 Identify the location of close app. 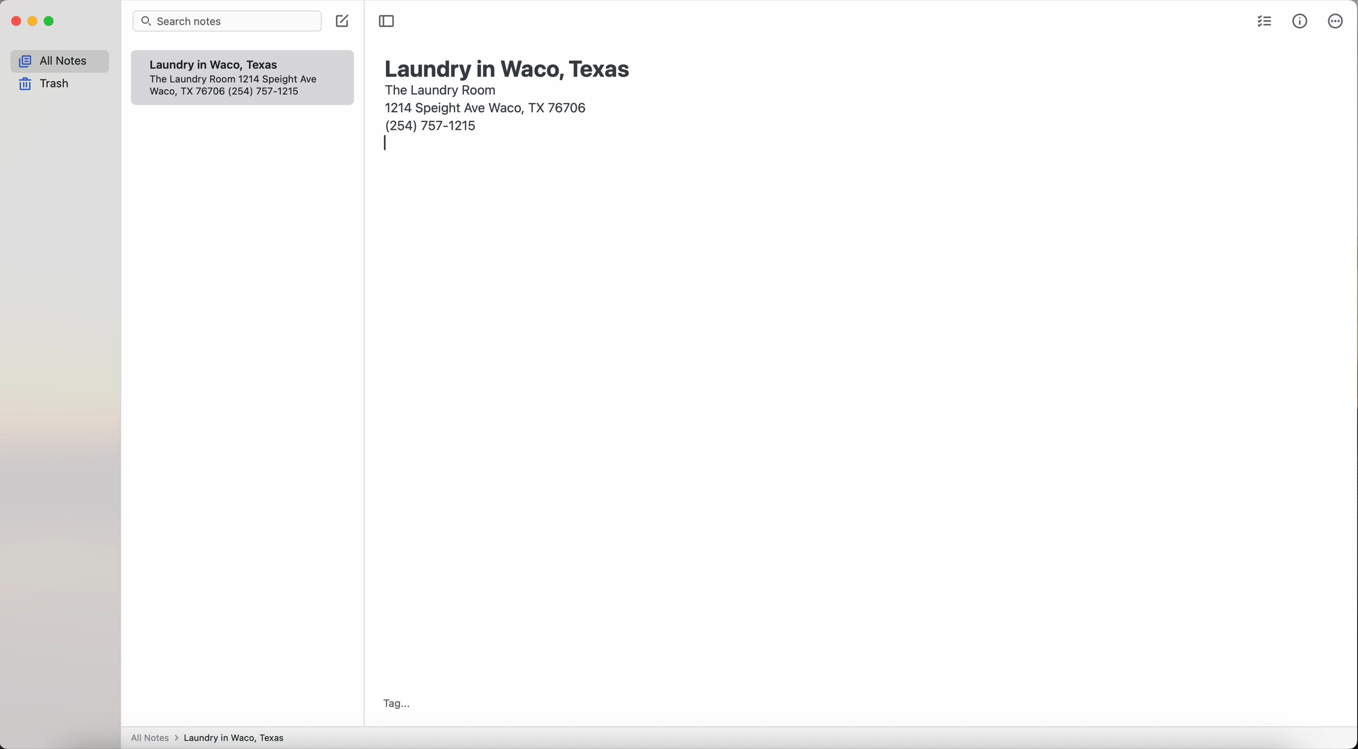
(16, 22).